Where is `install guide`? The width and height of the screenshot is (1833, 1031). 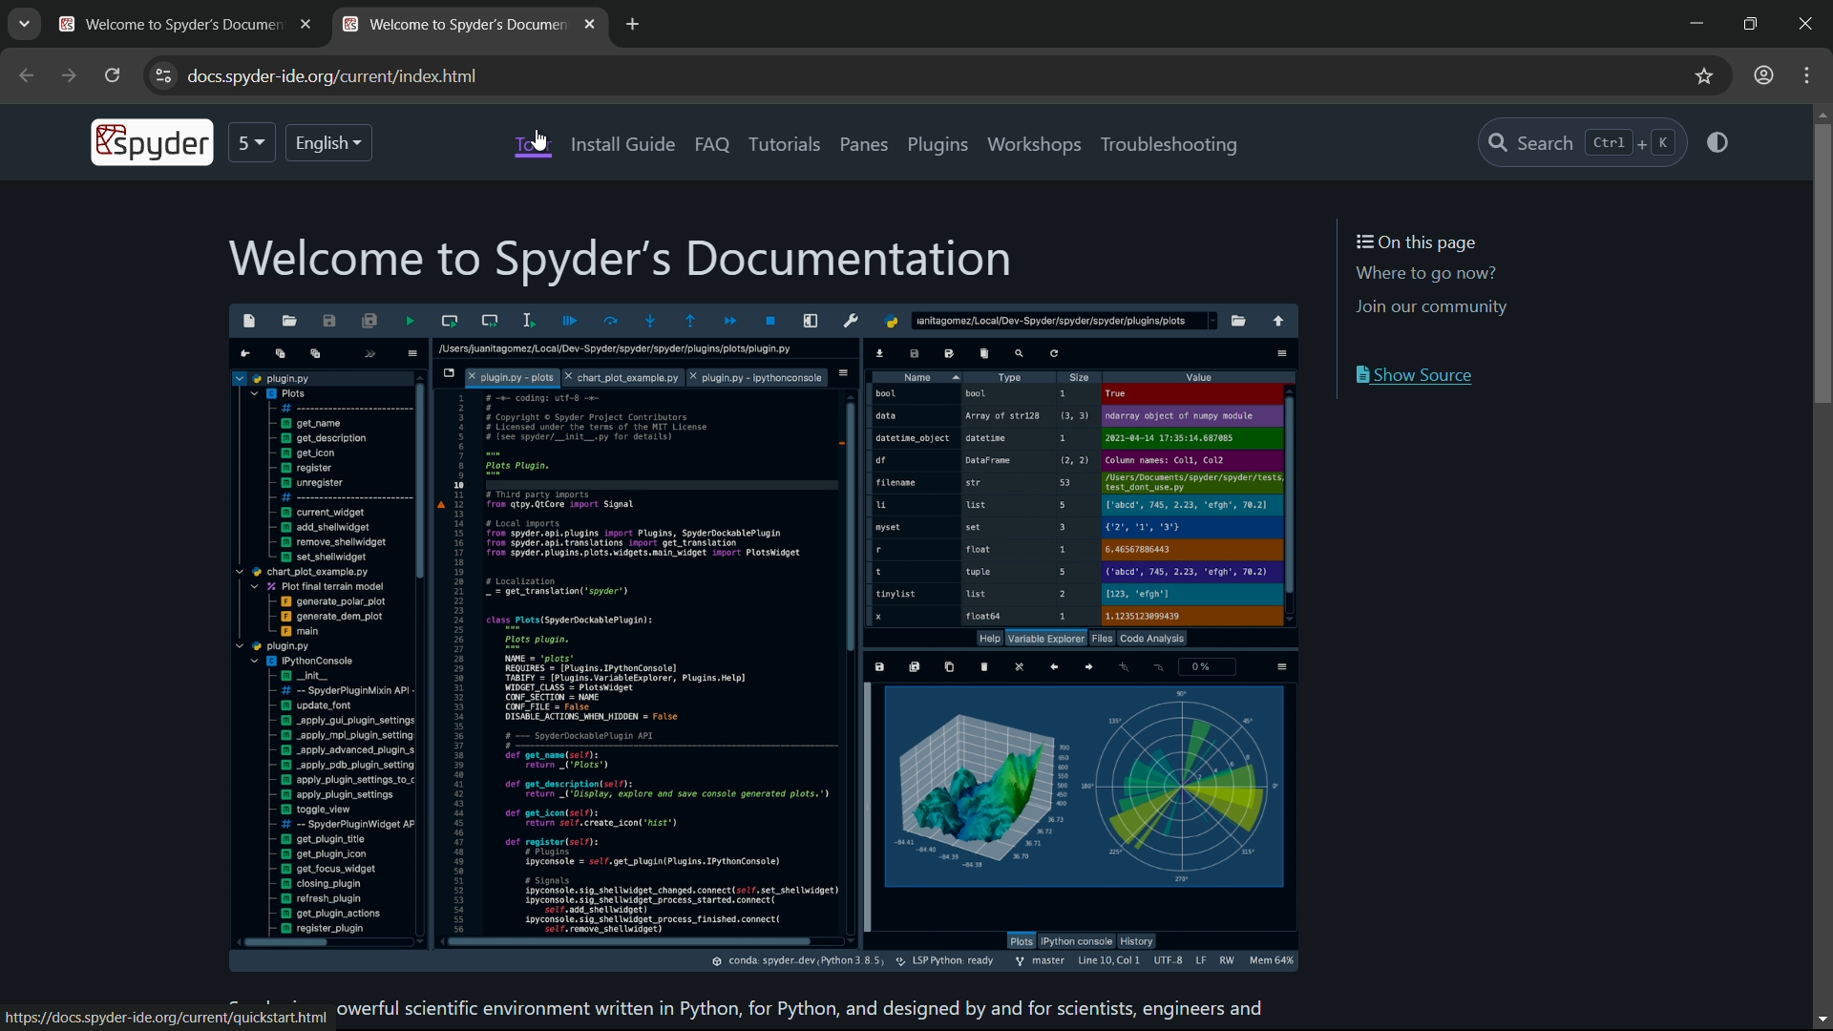 install guide is located at coordinates (625, 142).